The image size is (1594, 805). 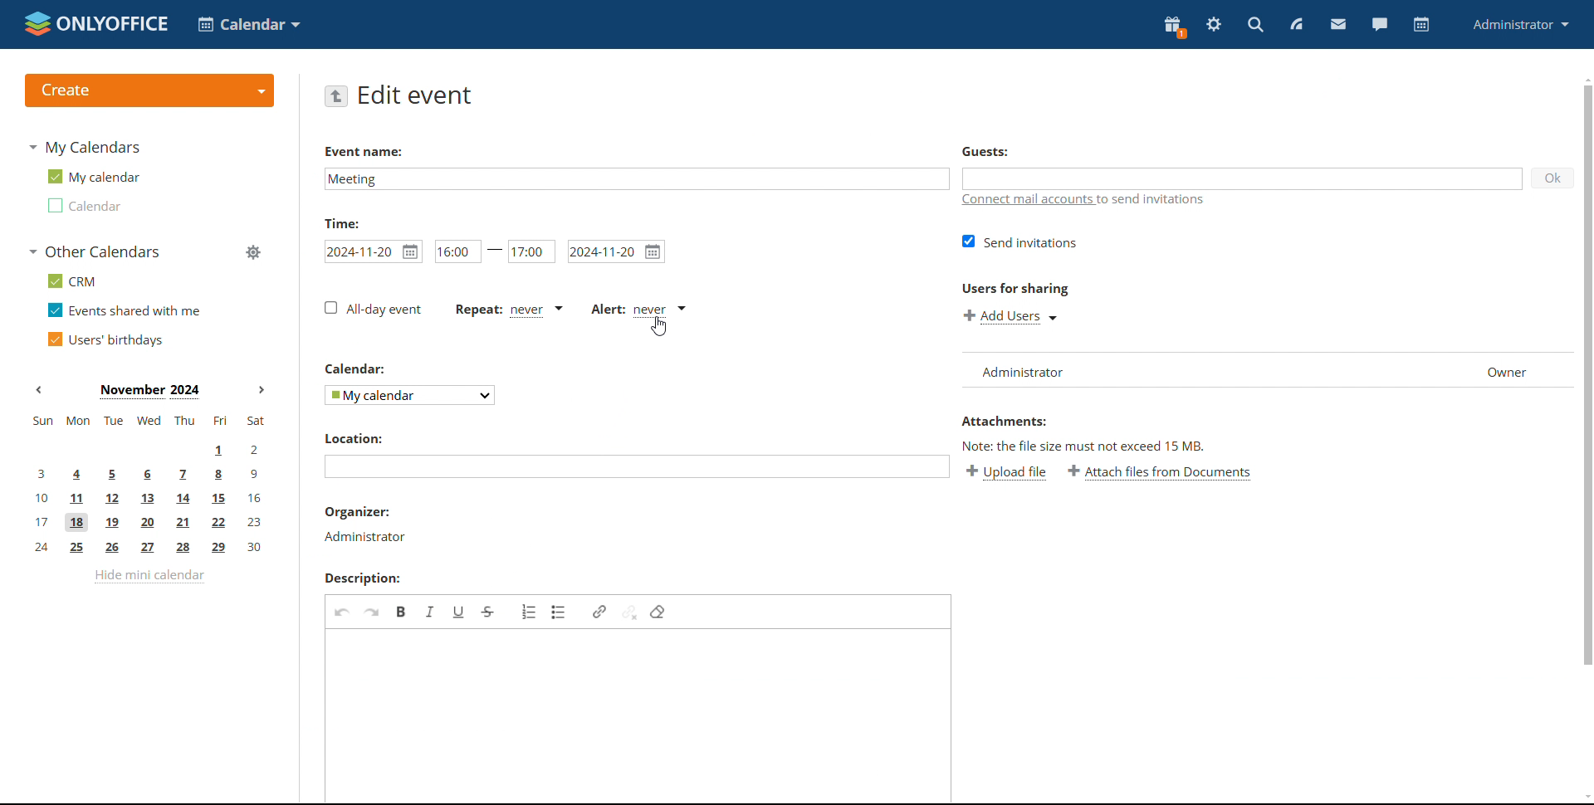 What do you see at coordinates (1015, 287) in the screenshot?
I see `Users for sharing` at bounding box center [1015, 287].